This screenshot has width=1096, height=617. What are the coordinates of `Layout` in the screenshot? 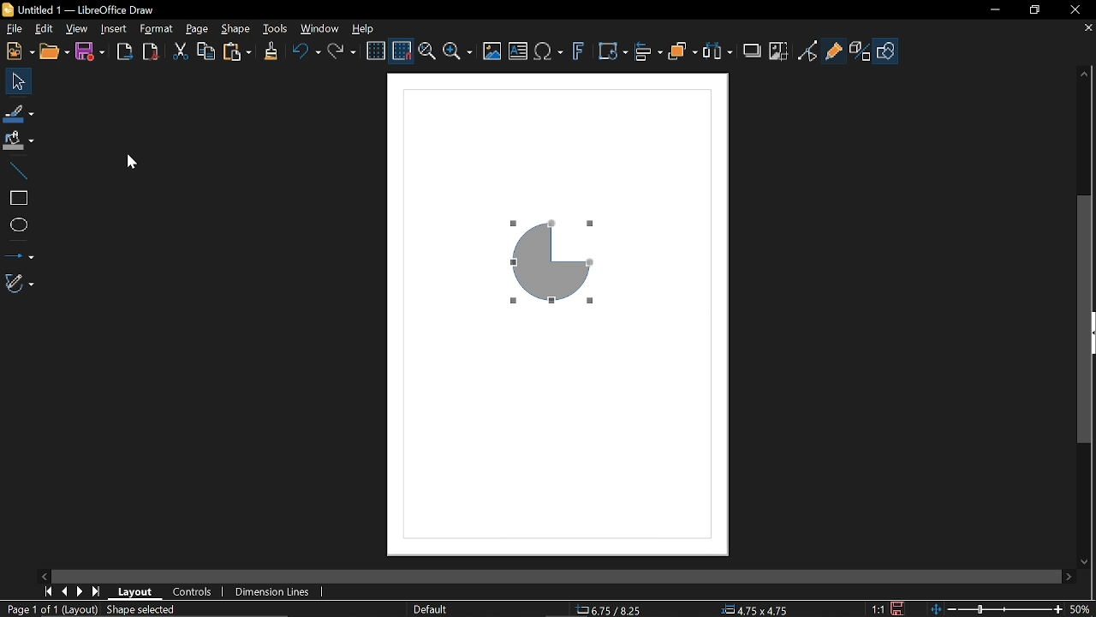 It's located at (136, 593).